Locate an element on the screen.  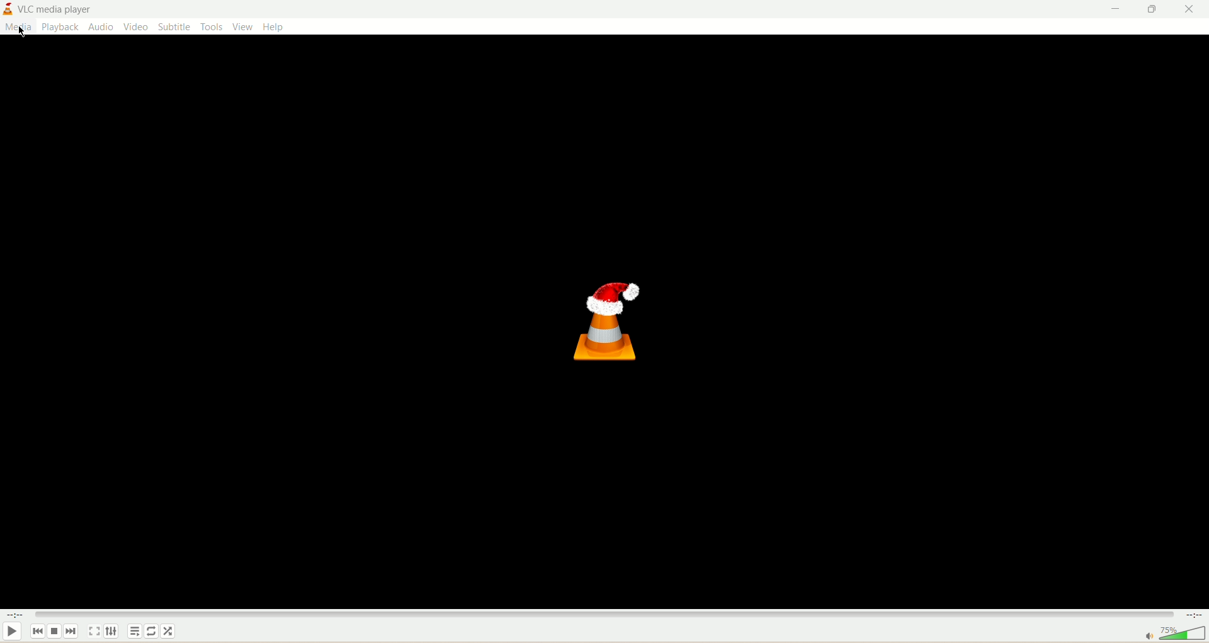
toggle video fullscreen is located at coordinates (96, 632).